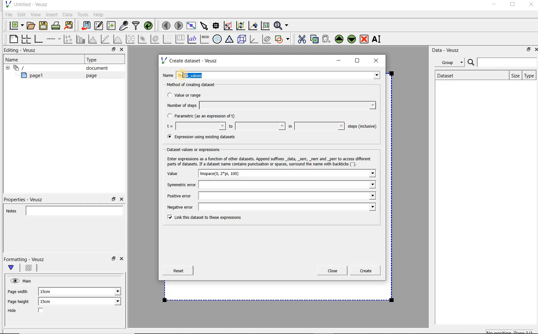 The width and height of the screenshot is (538, 334). I want to click on add an axis to a plot, so click(54, 39).